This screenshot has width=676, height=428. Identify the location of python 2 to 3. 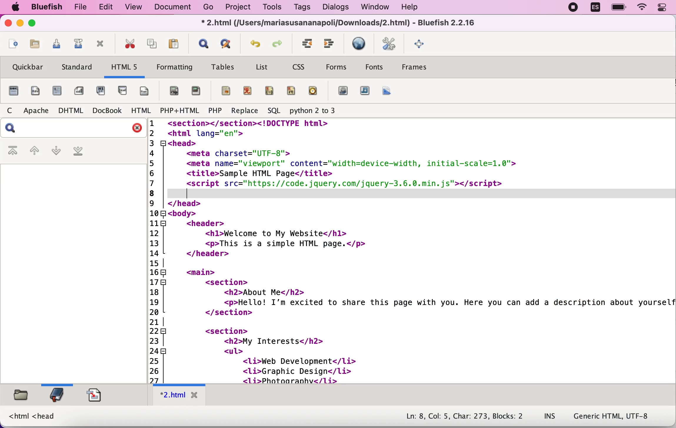
(315, 111).